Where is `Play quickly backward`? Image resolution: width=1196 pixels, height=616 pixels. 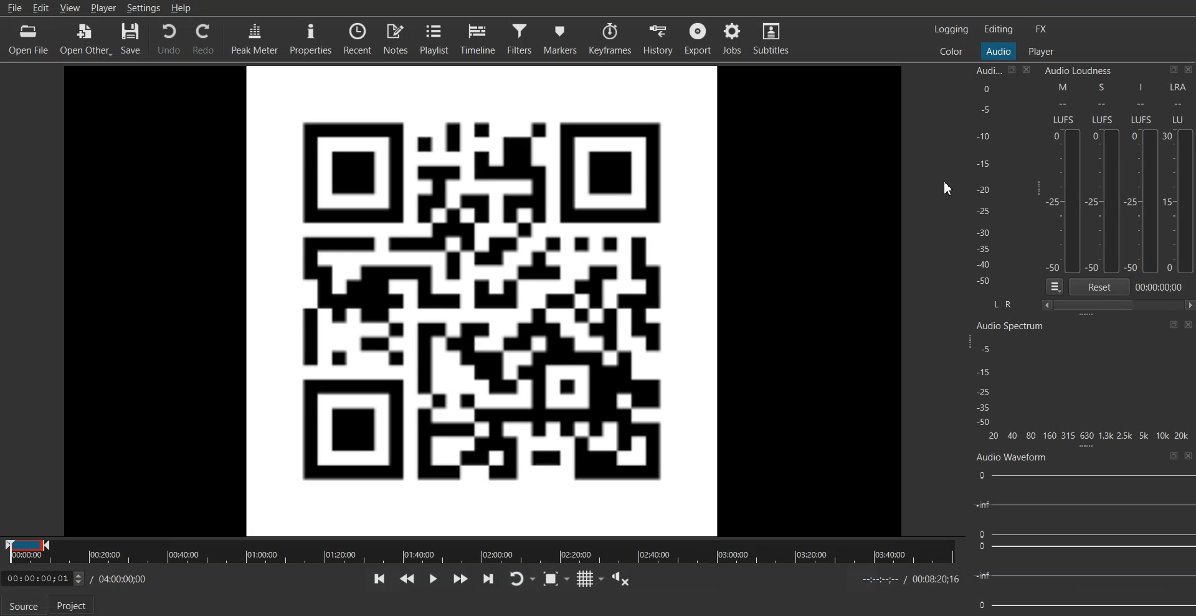 Play quickly backward is located at coordinates (407, 579).